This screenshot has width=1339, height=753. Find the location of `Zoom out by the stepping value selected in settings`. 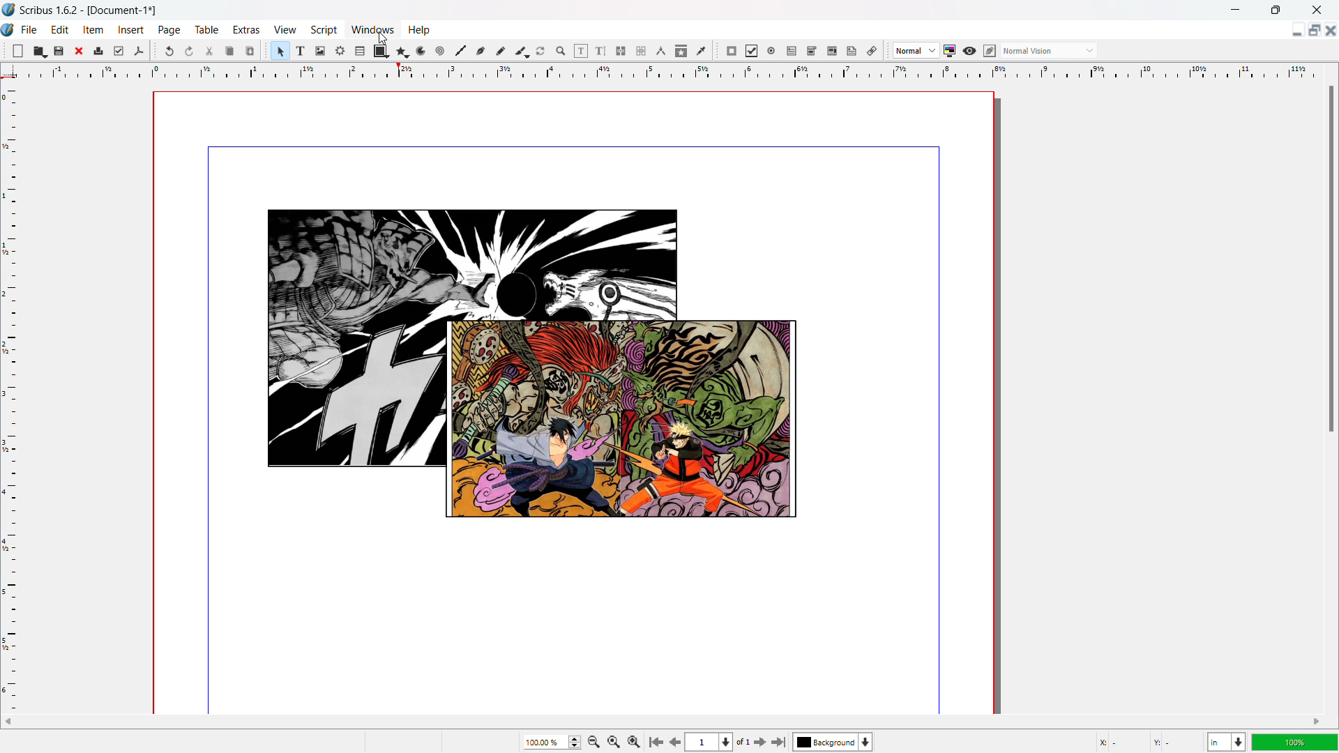

Zoom out by the stepping value selected in settings is located at coordinates (633, 740).